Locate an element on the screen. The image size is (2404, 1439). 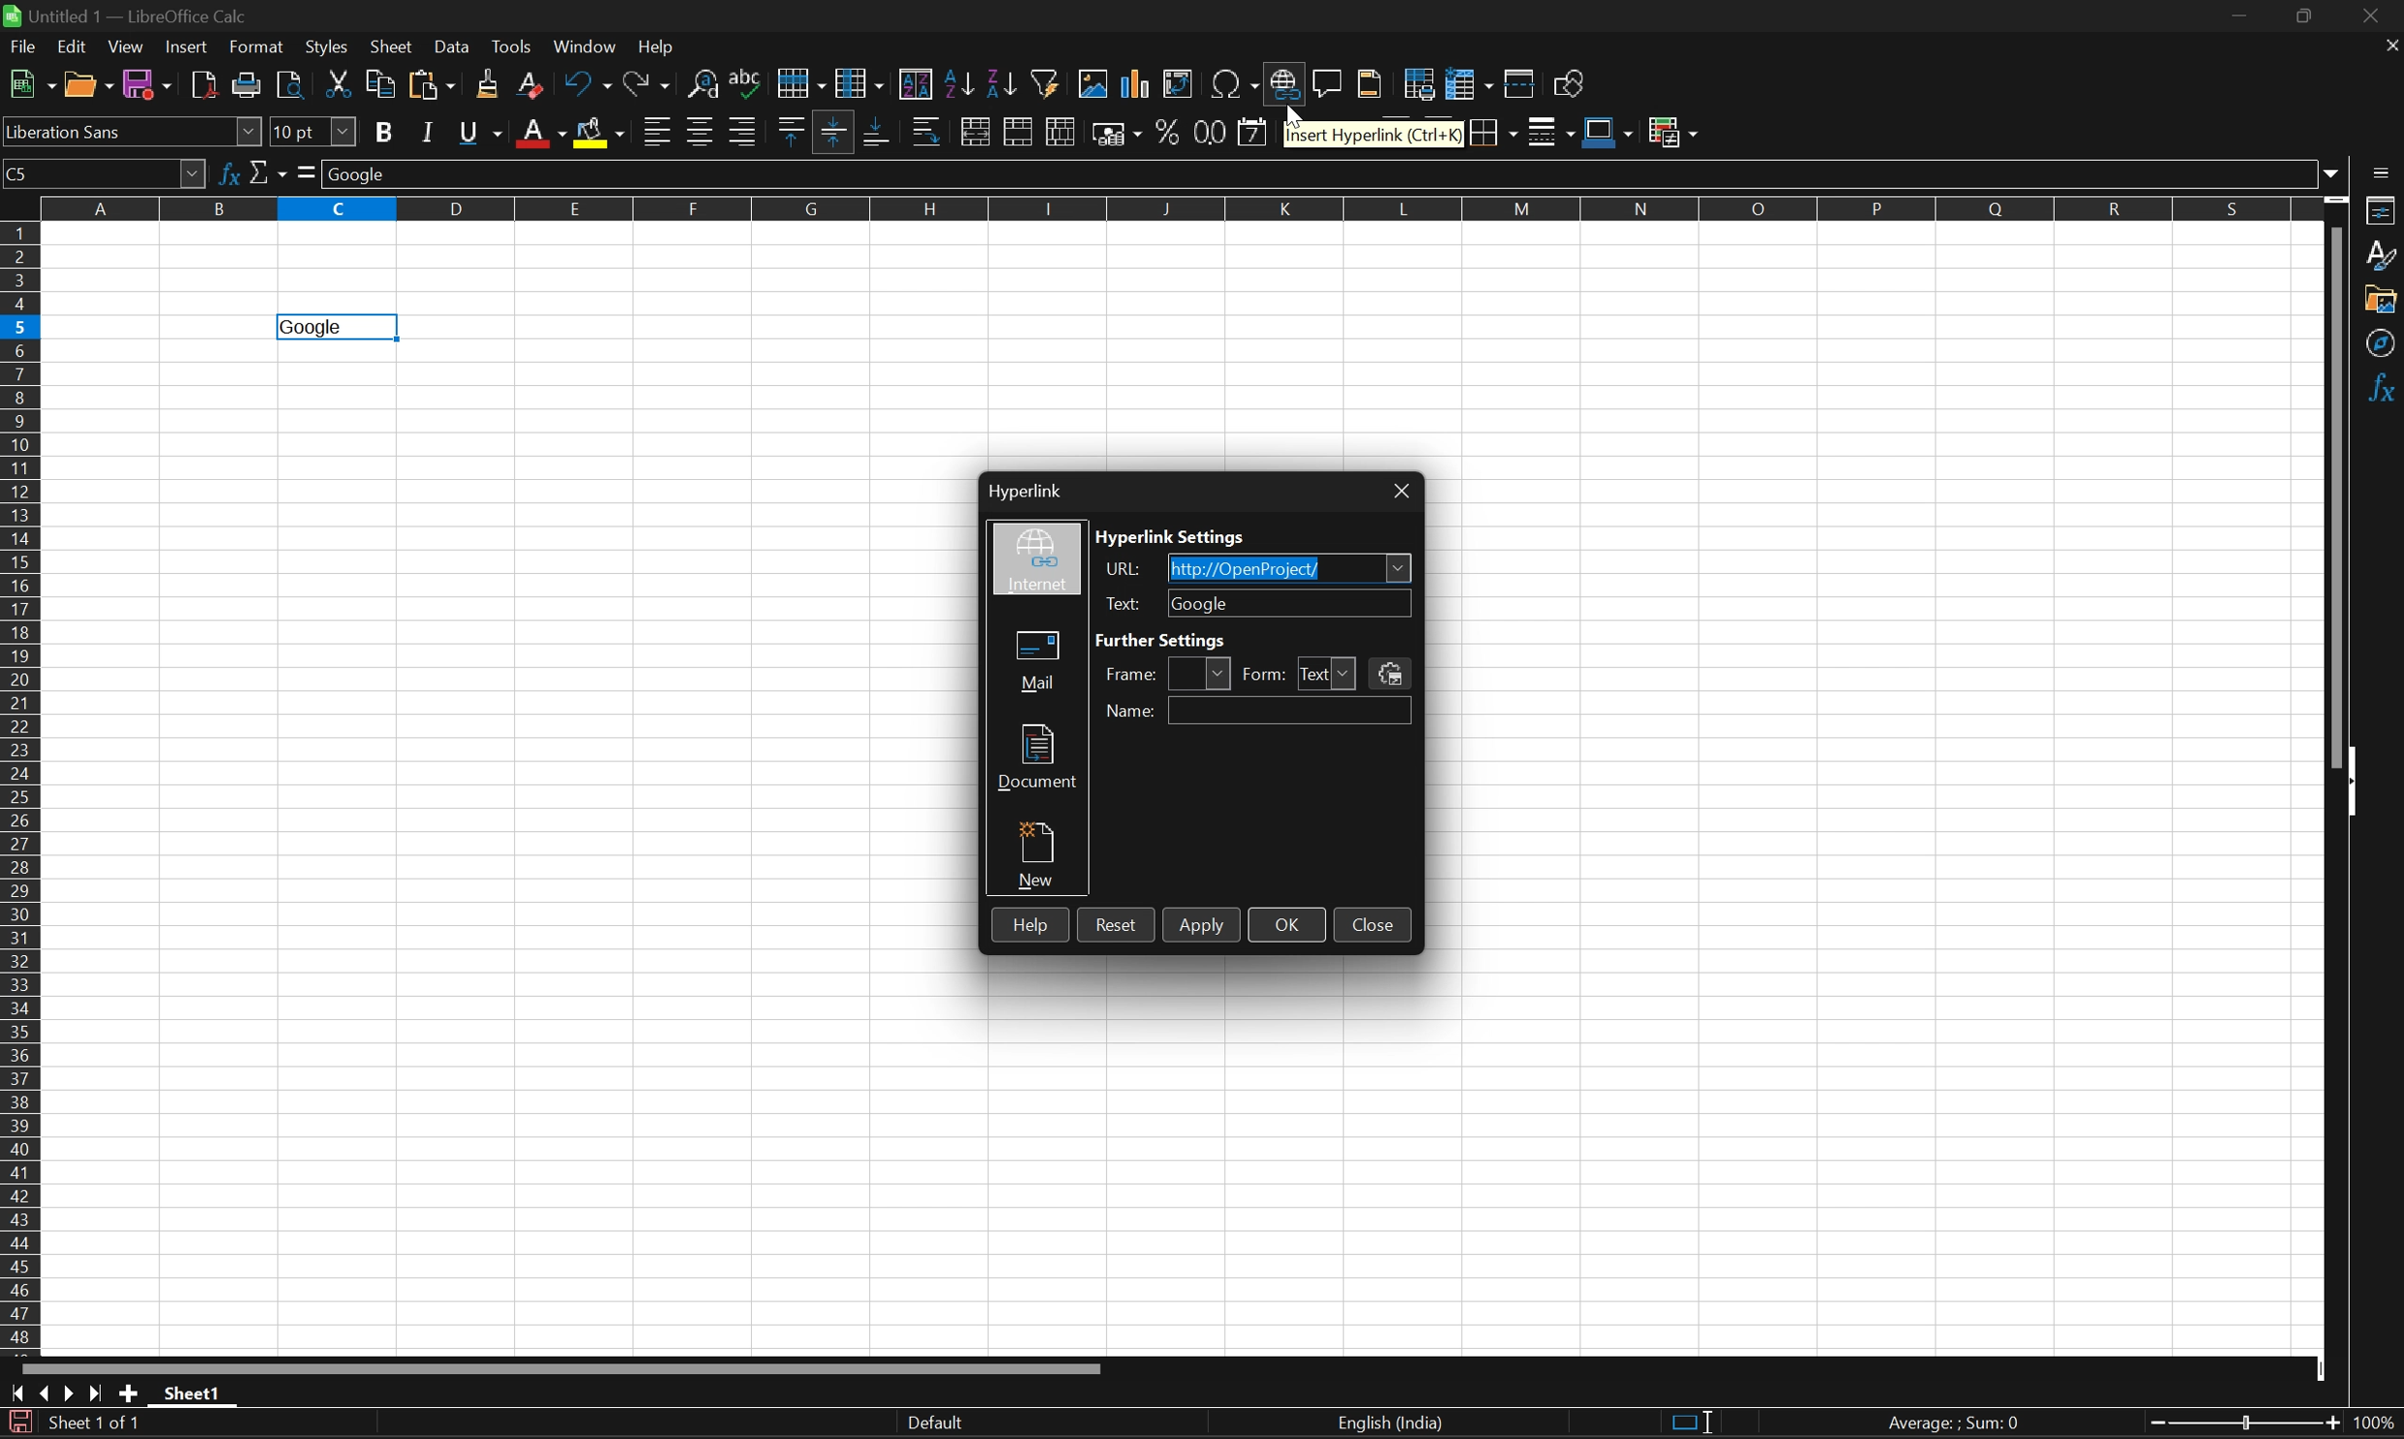
Format as currency is located at coordinates (1118, 134).